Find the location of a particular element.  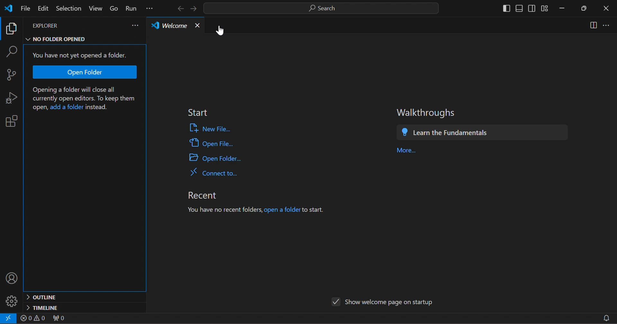

bug is located at coordinates (13, 99).